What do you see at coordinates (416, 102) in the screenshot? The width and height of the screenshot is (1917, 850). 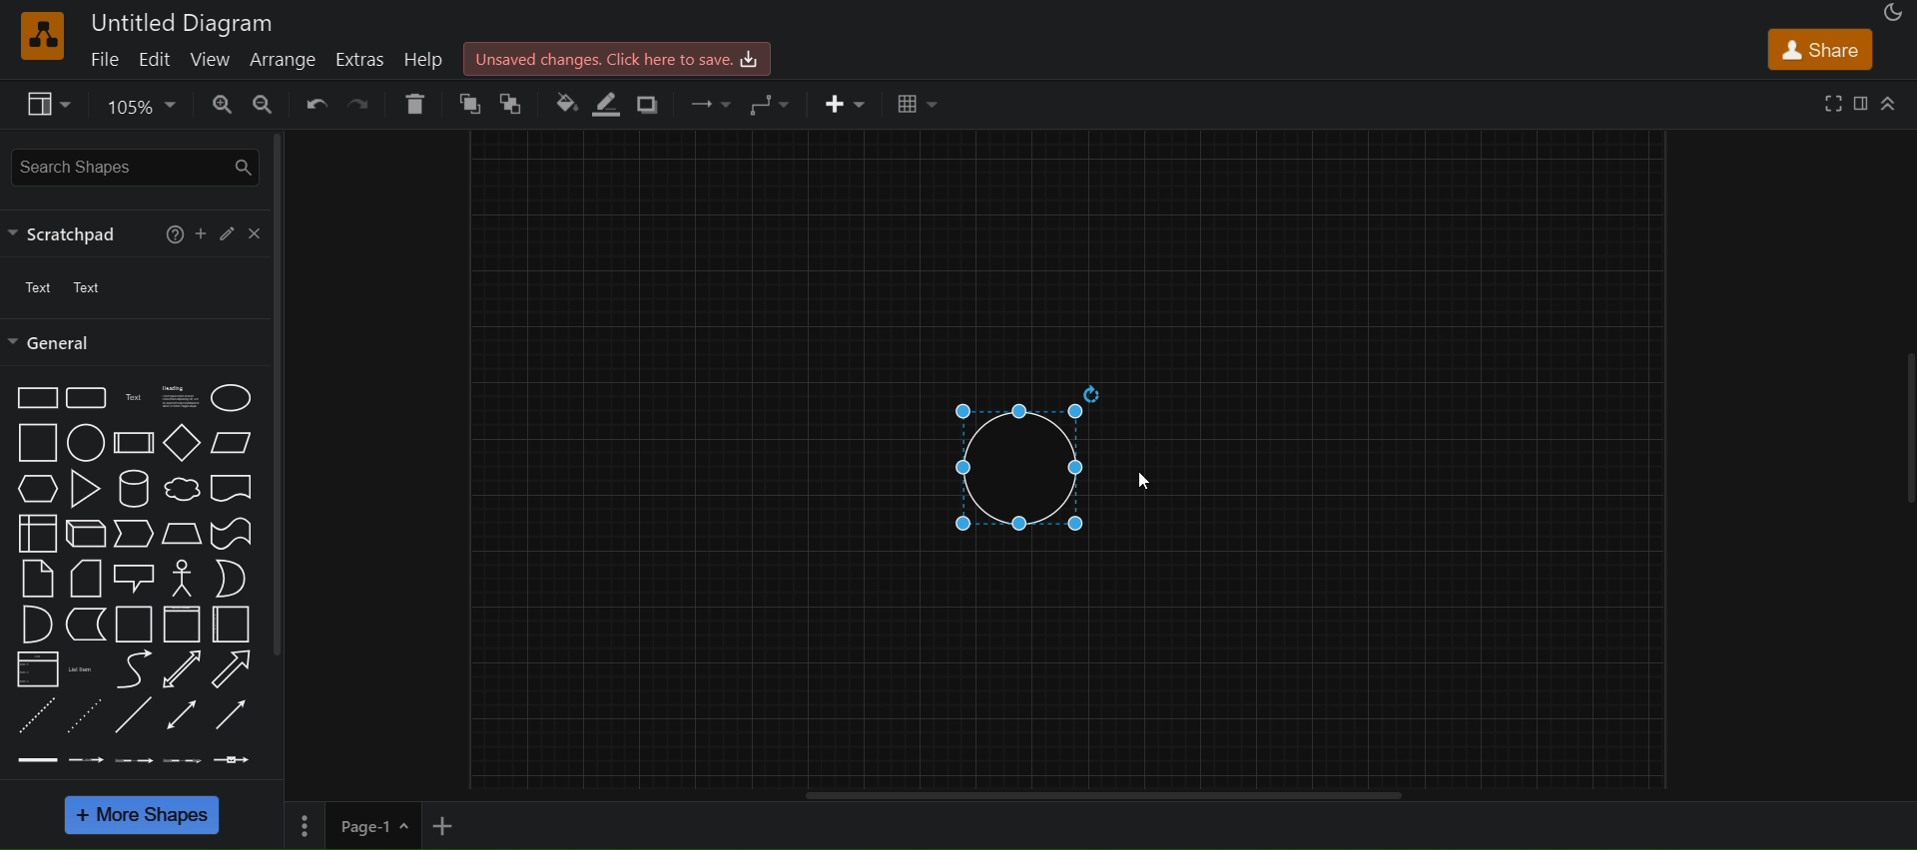 I see `delete` at bounding box center [416, 102].